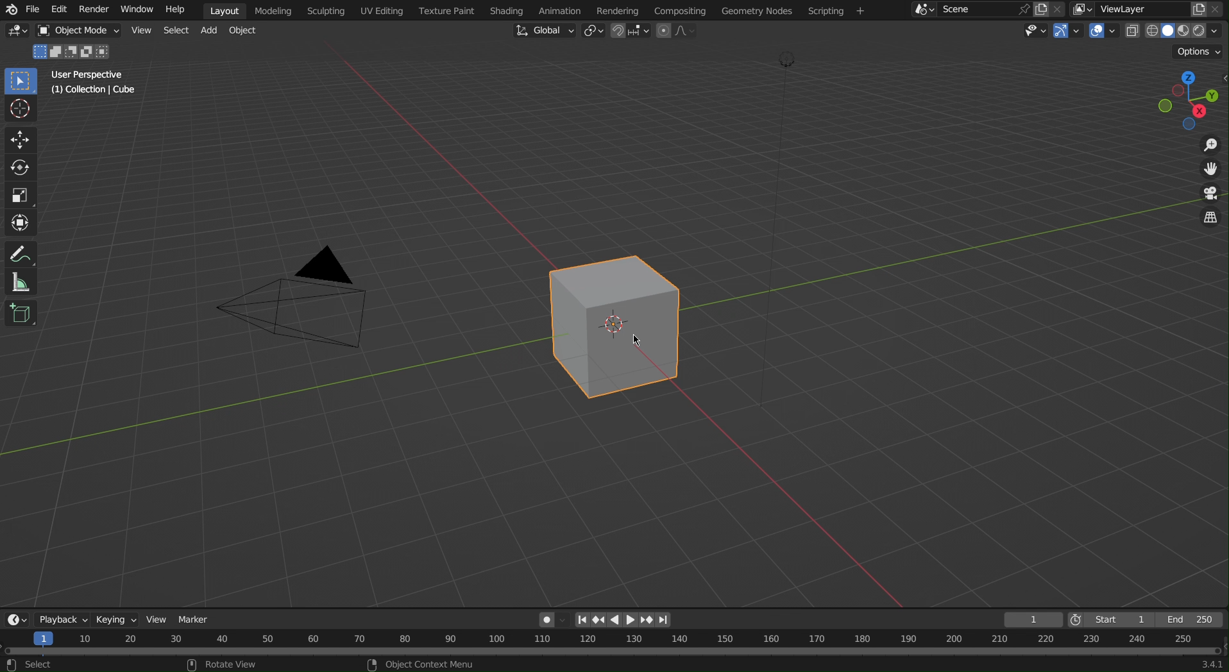 This screenshot has width=1229, height=672. Describe the element at coordinates (621, 330) in the screenshot. I see `Cube` at that location.